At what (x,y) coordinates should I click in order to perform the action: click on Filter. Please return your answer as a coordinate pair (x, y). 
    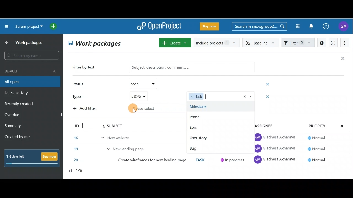
    Looking at the image, I should click on (298, 42).